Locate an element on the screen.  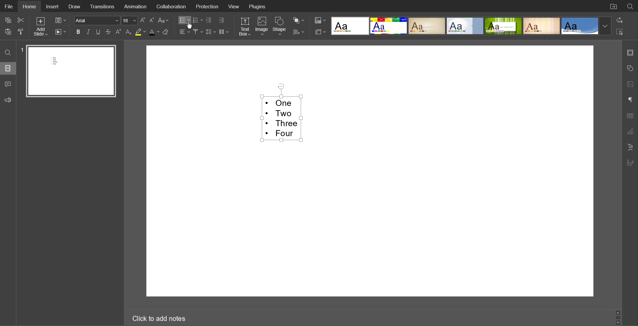
Superscript is located at coordinates (118, 32).